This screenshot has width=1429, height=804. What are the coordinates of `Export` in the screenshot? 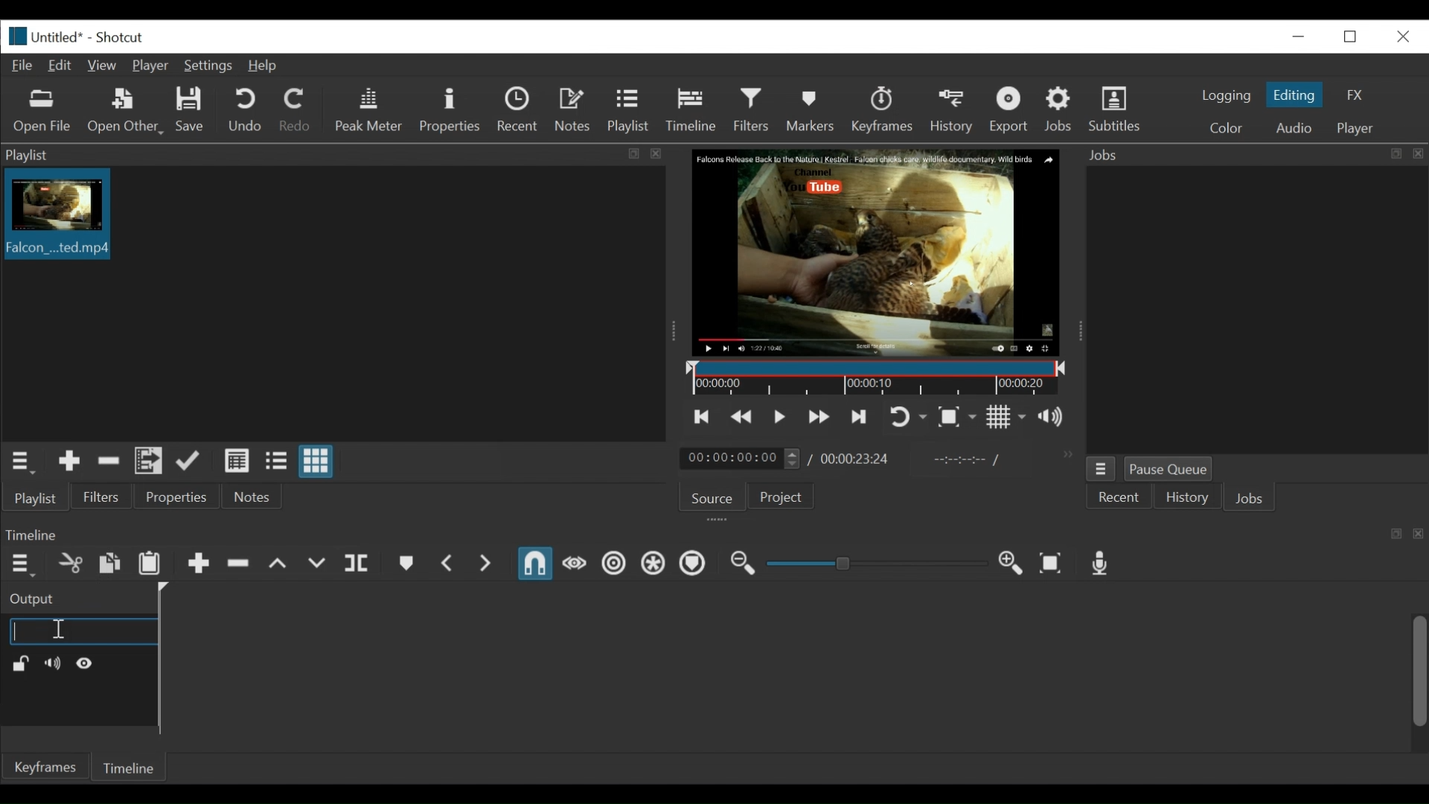 It's located at (1010, 111).